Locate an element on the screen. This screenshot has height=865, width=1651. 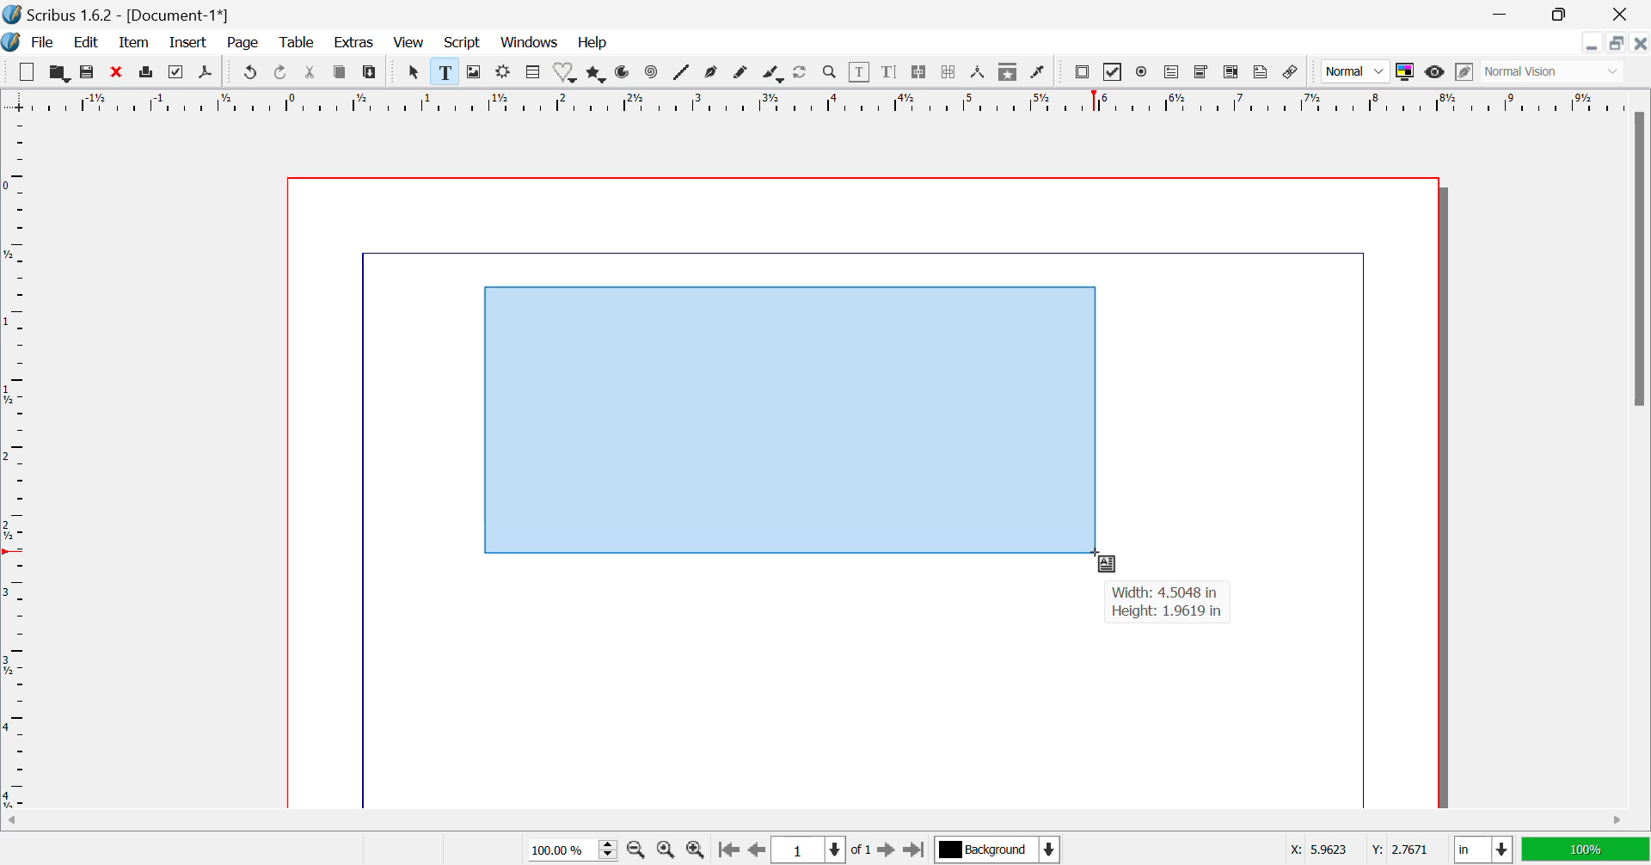
Render Frame is located at coordinates (506, 72).